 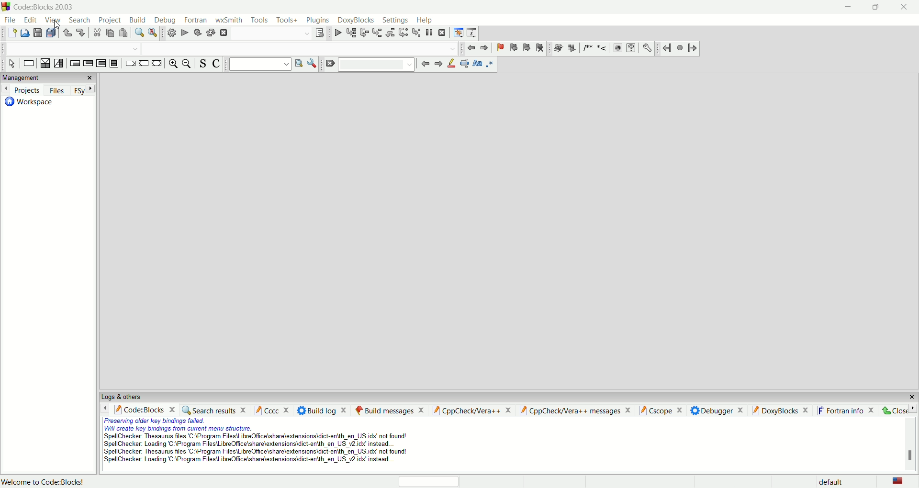 I want to click on step out, so click(x=391, y=33).